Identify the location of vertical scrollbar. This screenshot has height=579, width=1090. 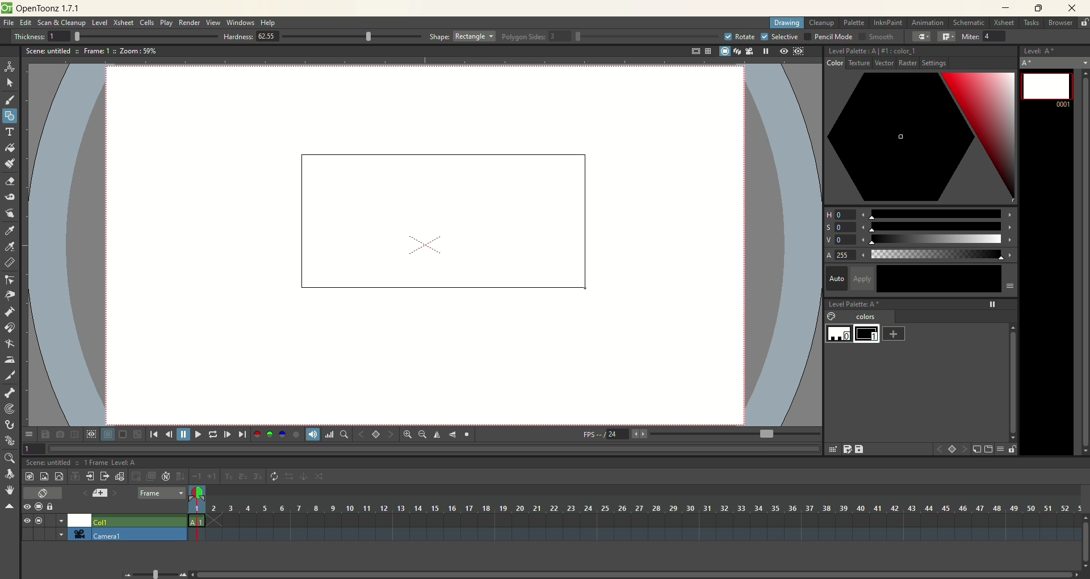
(1083, 551).